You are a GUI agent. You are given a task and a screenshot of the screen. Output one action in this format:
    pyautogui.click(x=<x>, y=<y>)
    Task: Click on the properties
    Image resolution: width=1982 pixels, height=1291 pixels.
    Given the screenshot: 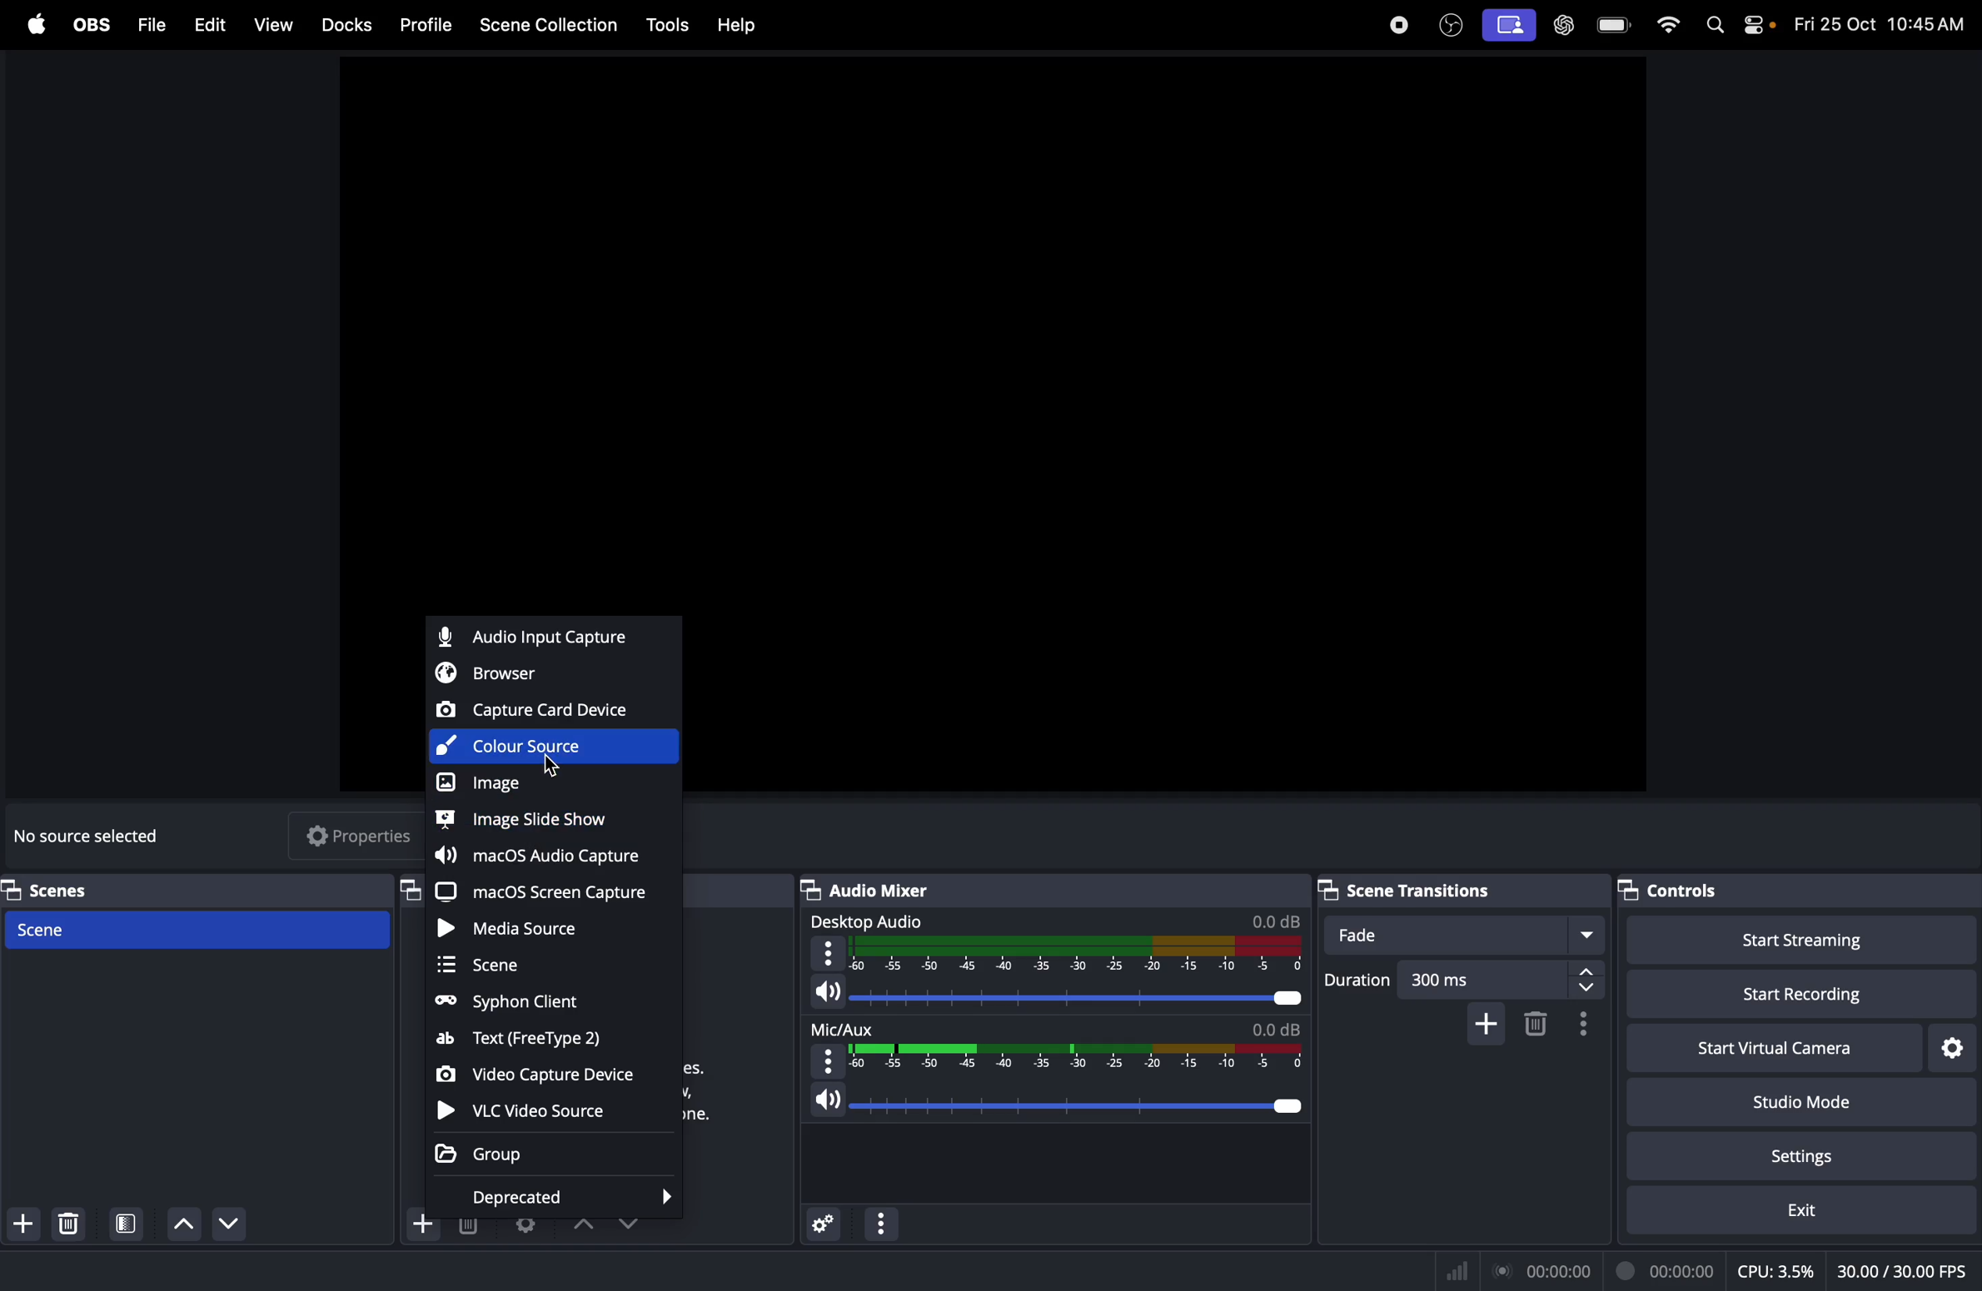 What is the action you would take?
    pyautogui.click(x=342, y=837)
    